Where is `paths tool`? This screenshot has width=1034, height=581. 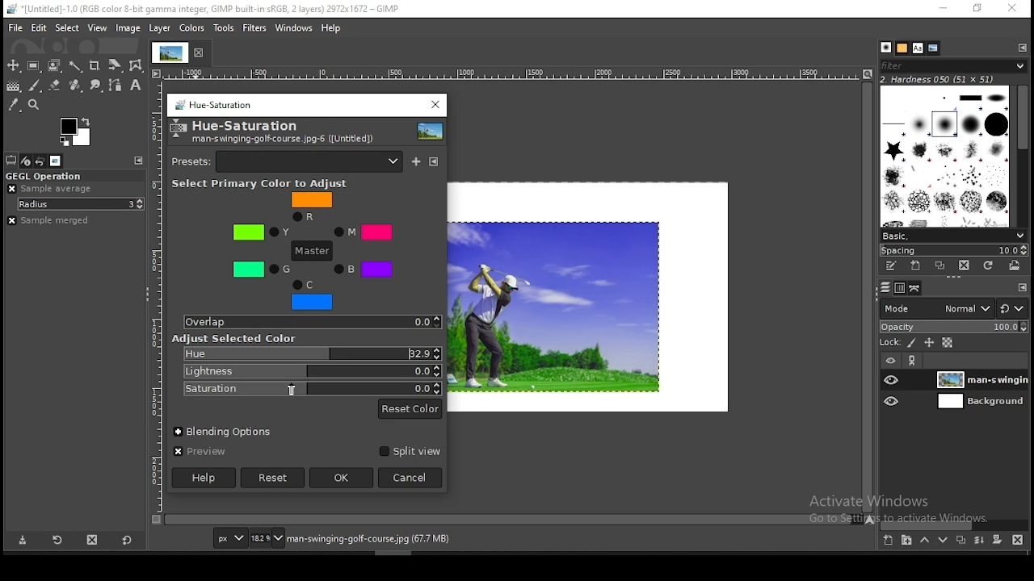
paths tool is located at coordinates (118, 88).